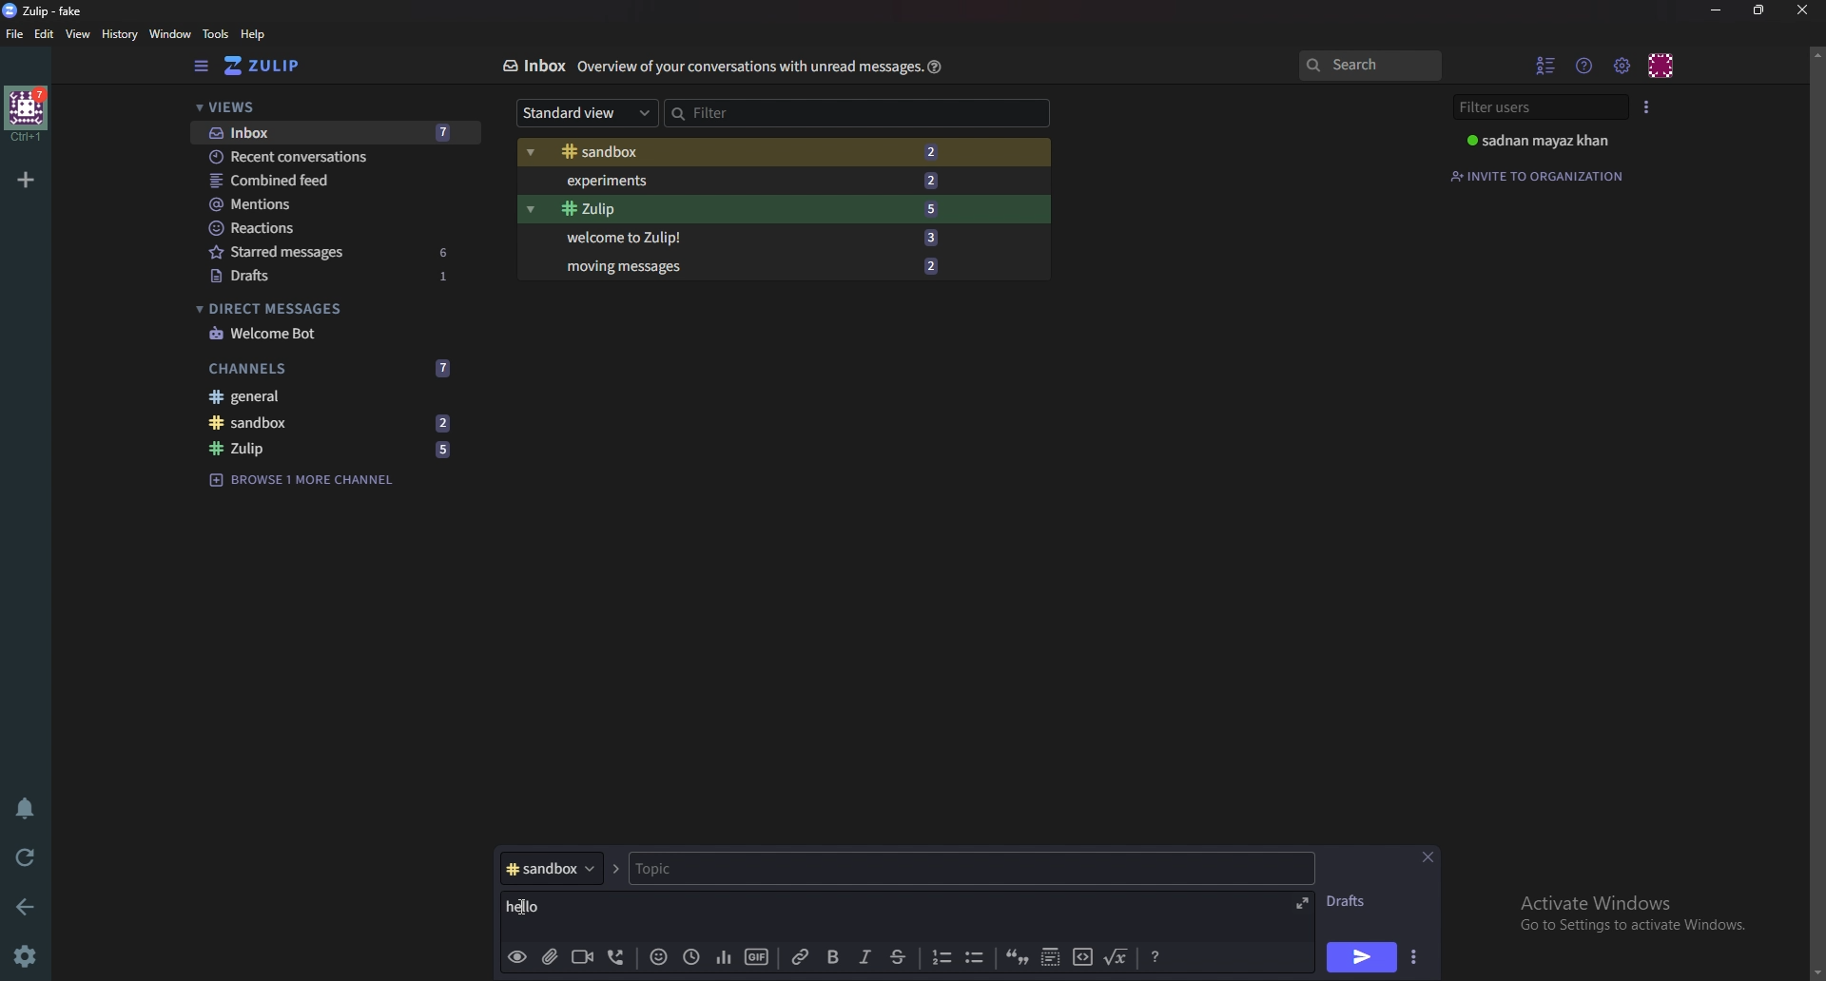 The width and height of the screenshot is (1826, 981). I want to click on #  sandbox, so click(562, 867).